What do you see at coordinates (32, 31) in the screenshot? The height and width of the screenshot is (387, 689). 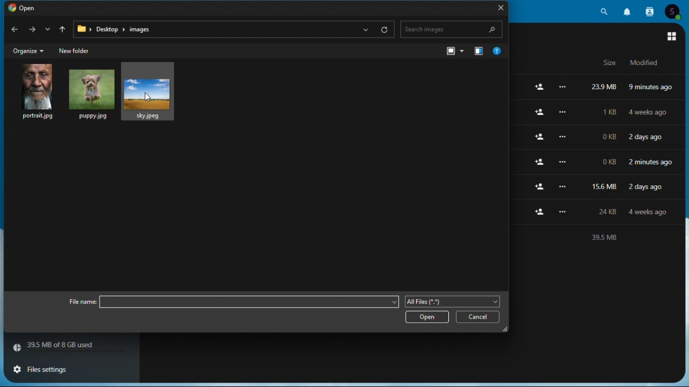 I see `FREE TRIAL EXPIREDI'm back forward` at bounding box center [32, 31].